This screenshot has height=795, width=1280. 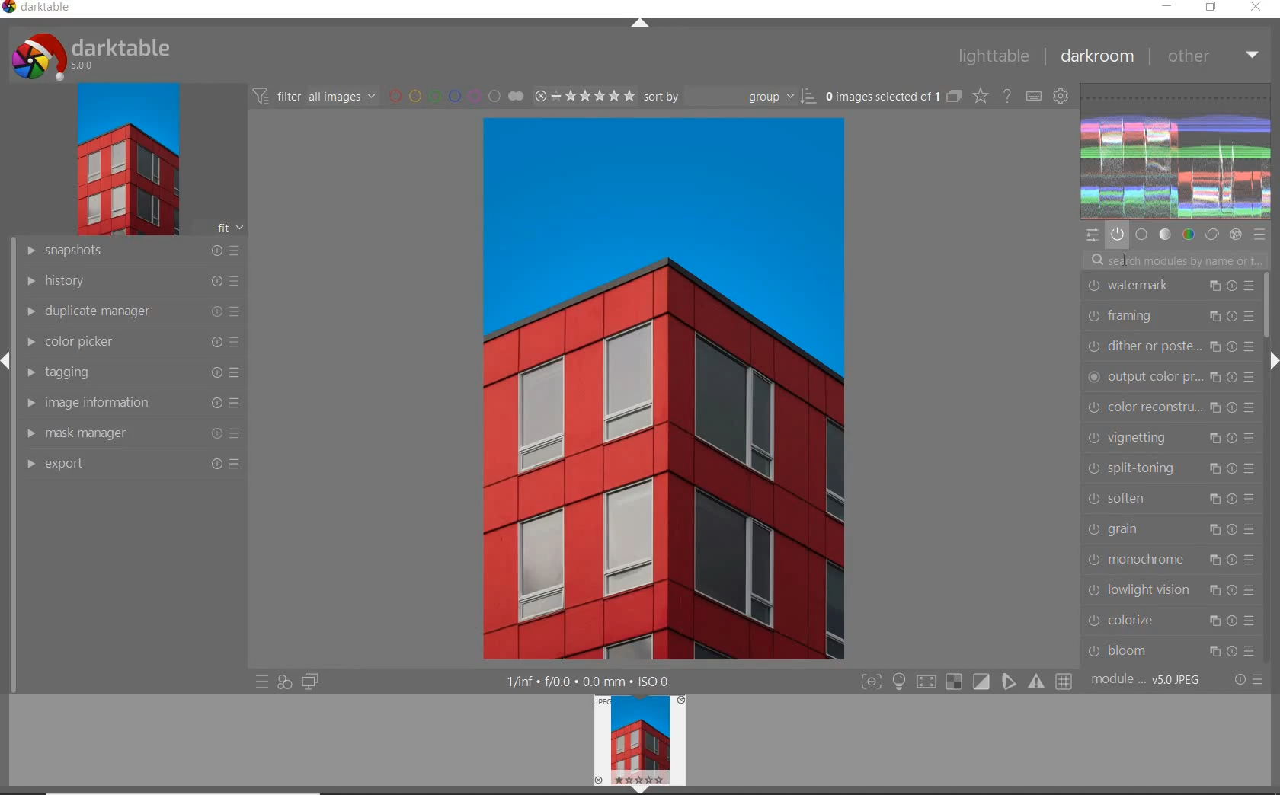 I want to click on image, so click(x=124, y=159).